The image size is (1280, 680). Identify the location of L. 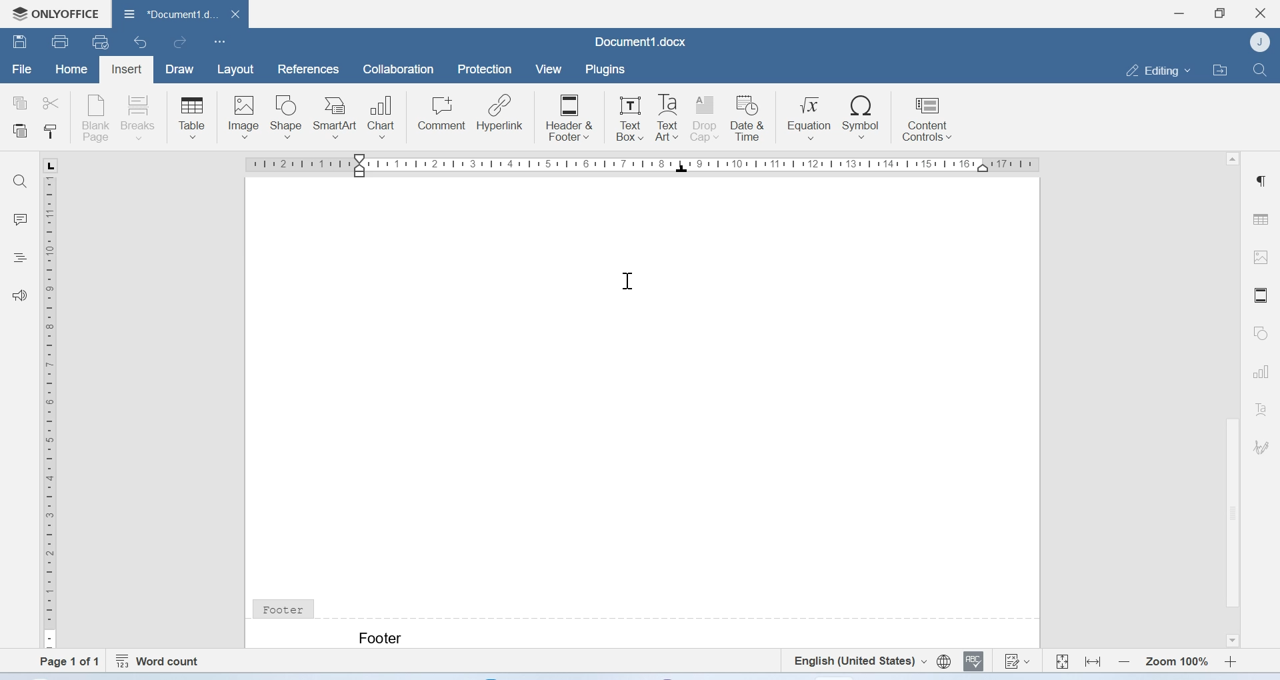
(49, 165).